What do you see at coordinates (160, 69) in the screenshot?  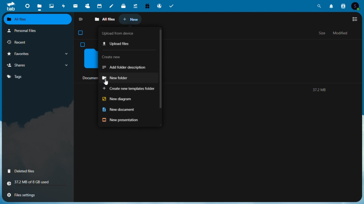 I see `Vertical scrollbar` at bounding box center [160, 69].